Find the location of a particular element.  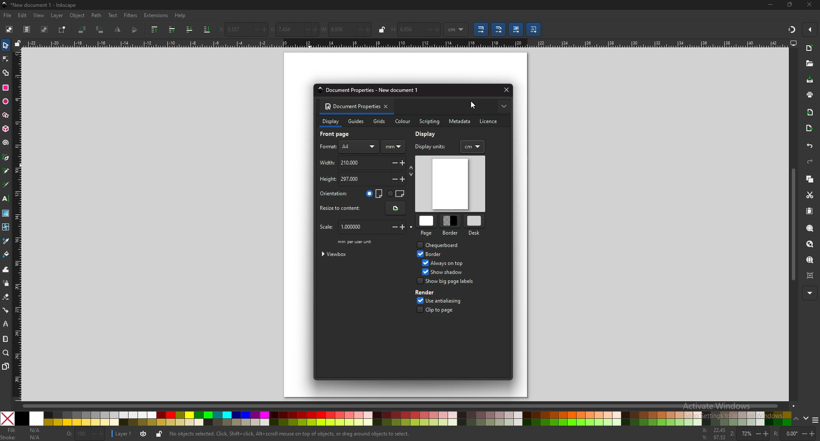

snapping is located at coordinates (791, 29).